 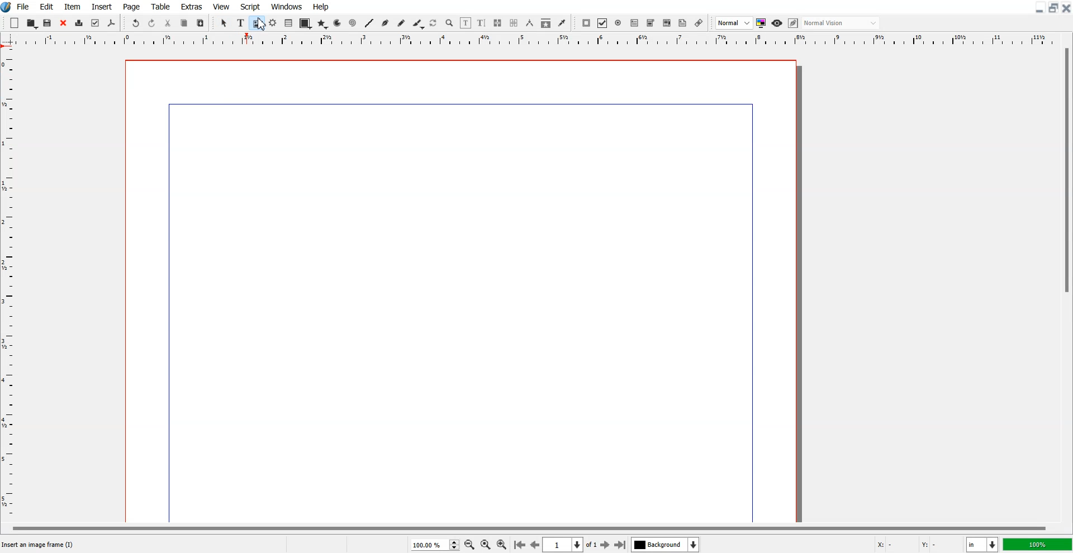 What do you see at coordinates (151, 22) in the screenshot?
I see `Redo` at bounding box center [151, 22].